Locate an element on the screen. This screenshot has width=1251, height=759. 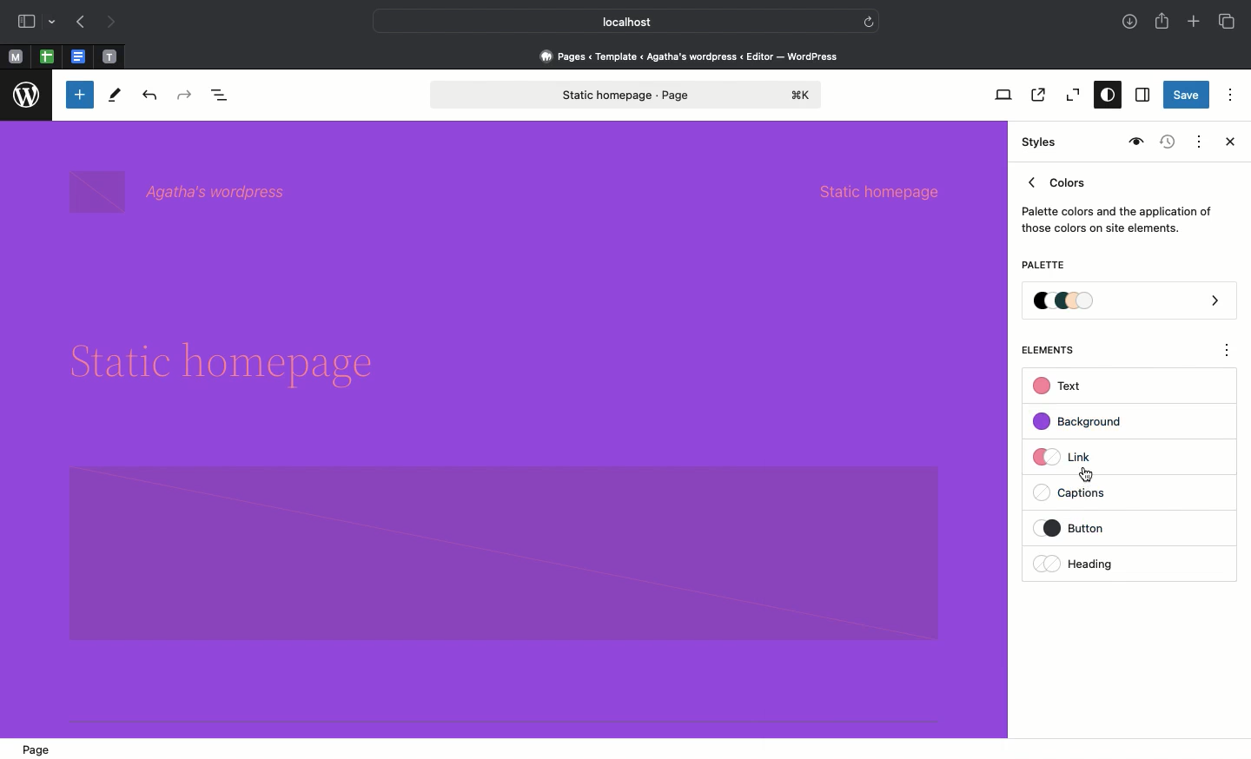
Downloads is located at coordinates (1131, 23).